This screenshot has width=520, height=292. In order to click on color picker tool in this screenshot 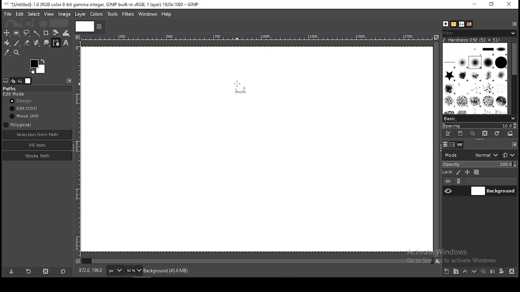, I will do `click(7, 53)`.